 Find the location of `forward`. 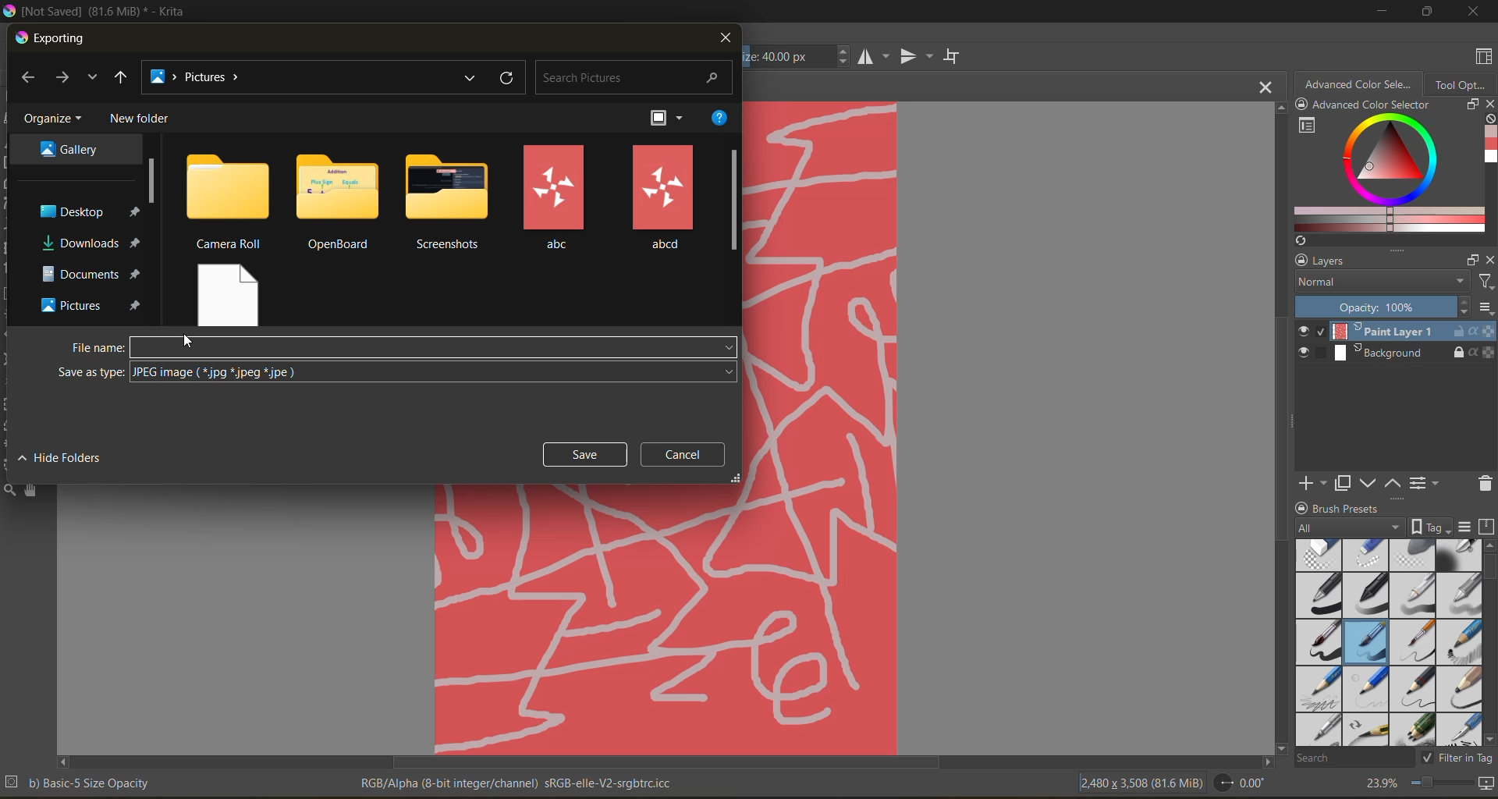

forward is located at coordinates (66, 79).